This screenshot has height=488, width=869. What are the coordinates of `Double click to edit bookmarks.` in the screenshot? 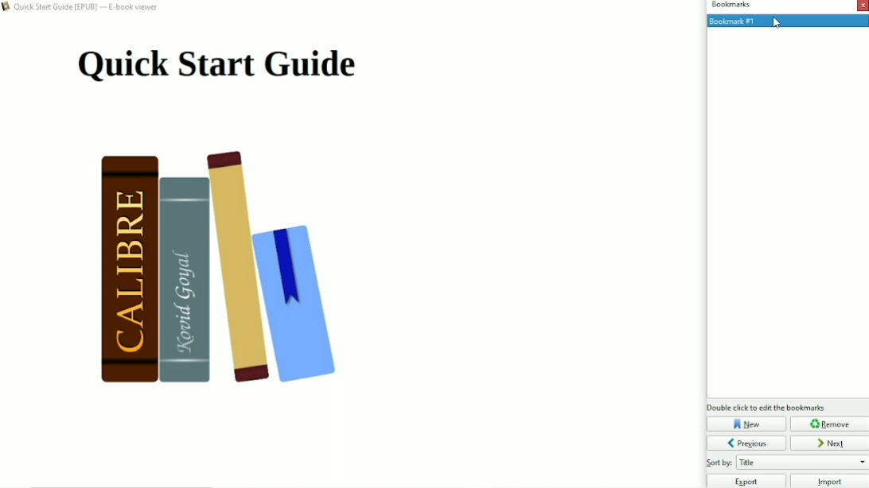 It's located at (768, 408).